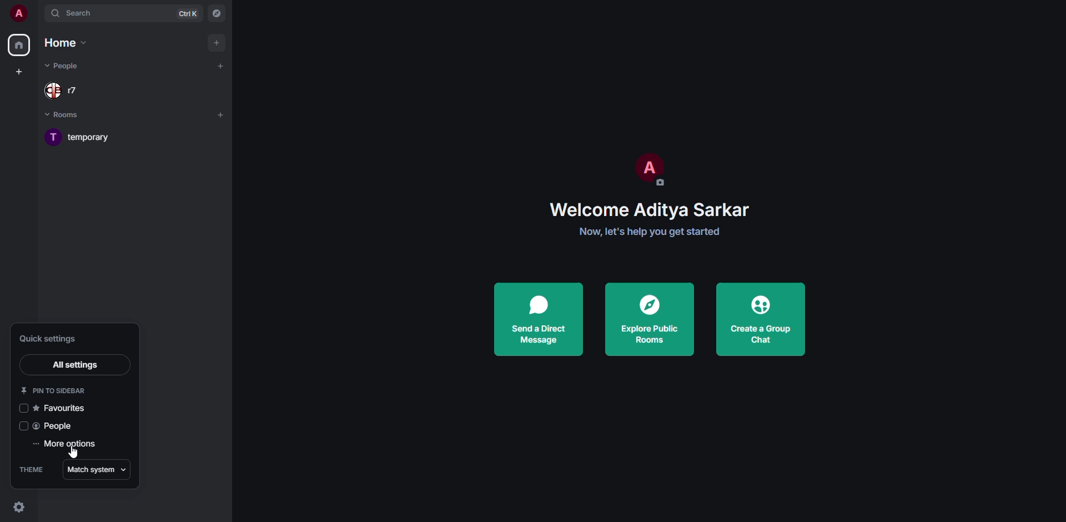  What do you see at coordinates (47, 339) in the screenshot?
I see `quick settings` at bounding box center [47, 339].